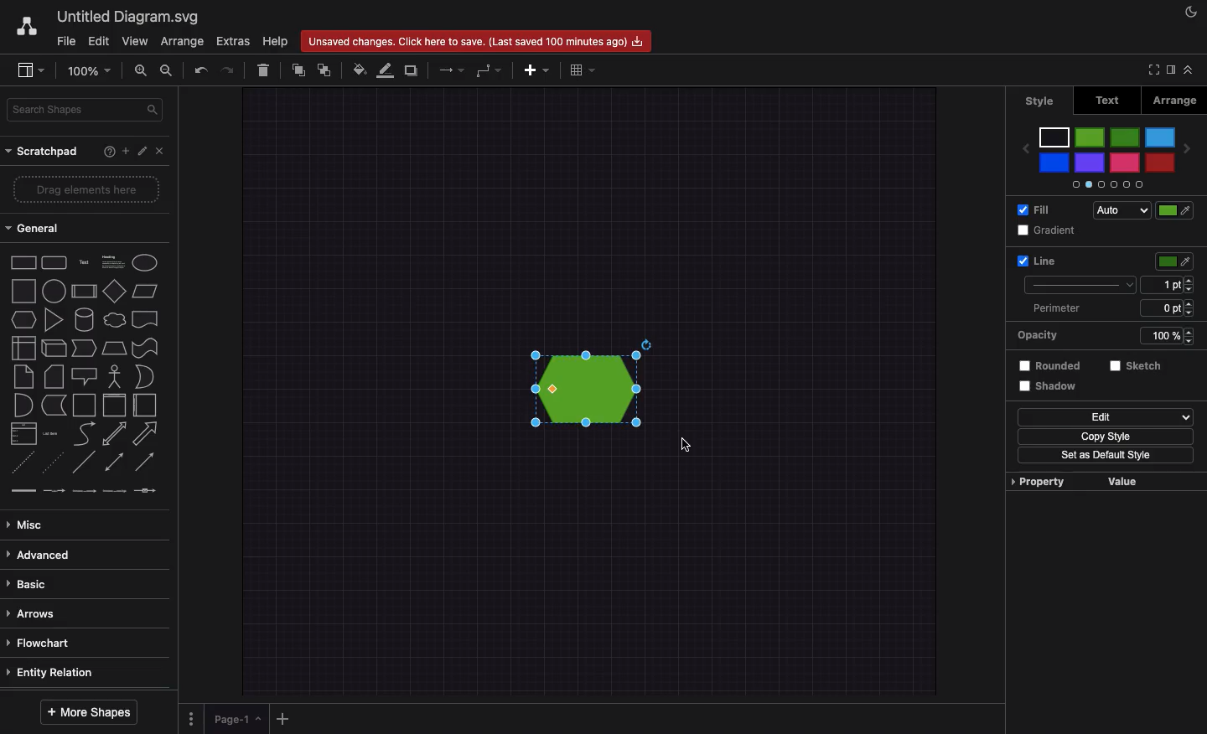  Describe the element at coordinates (413, 70) in the screenshot. I see `Duplicate` at that location.